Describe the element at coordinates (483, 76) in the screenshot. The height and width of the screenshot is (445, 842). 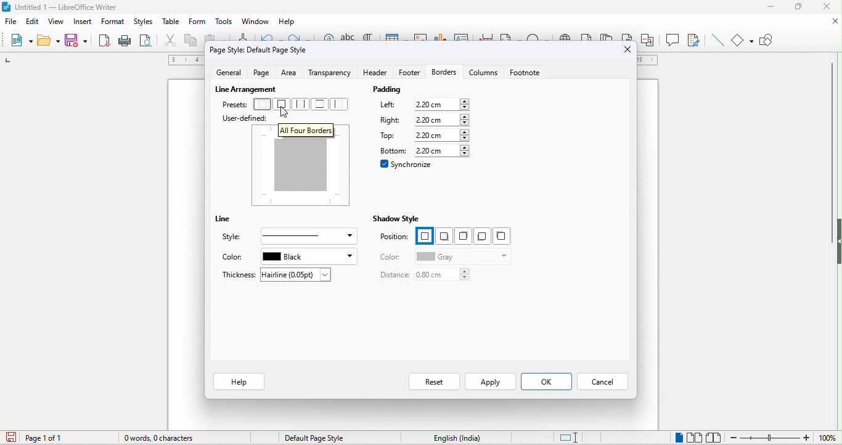
I see `columns` at that location.